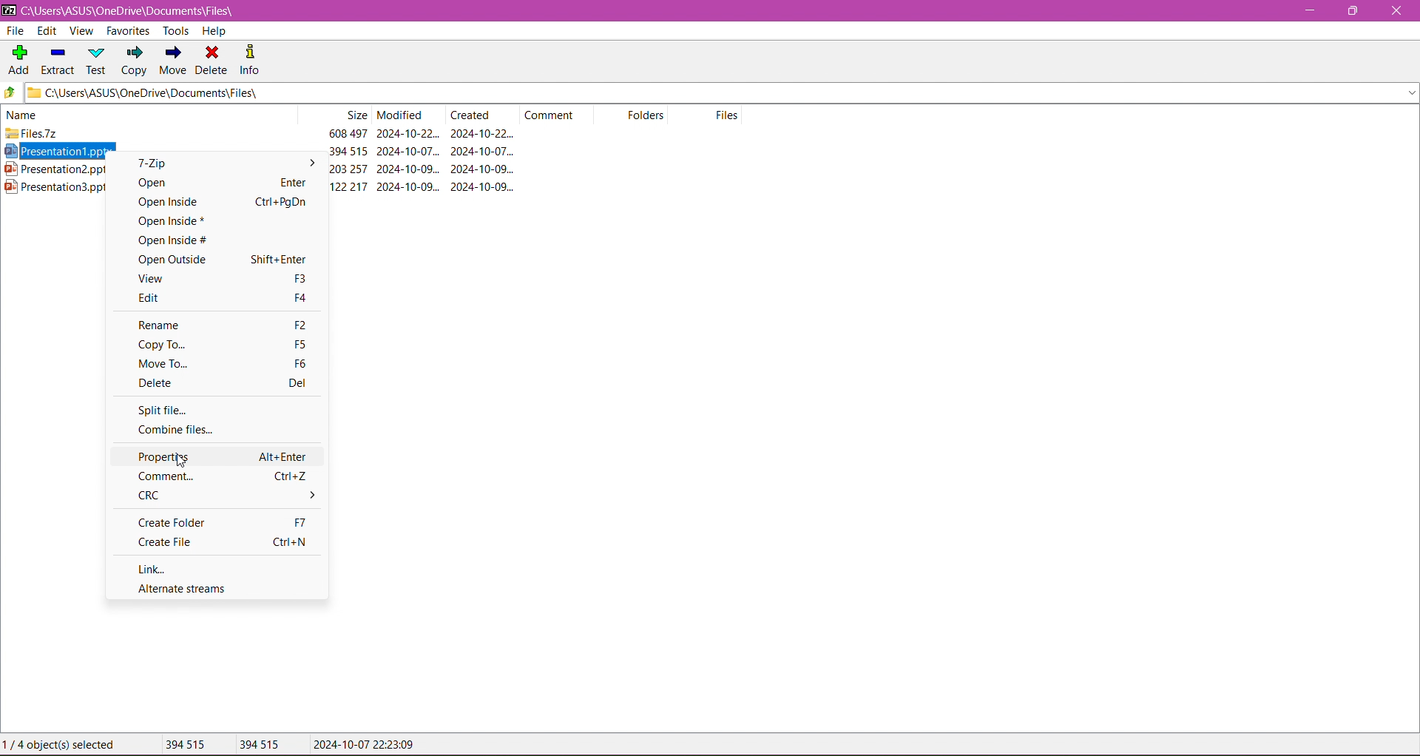  I want to click on 1/4 object(s) selected, so click(61, 744).